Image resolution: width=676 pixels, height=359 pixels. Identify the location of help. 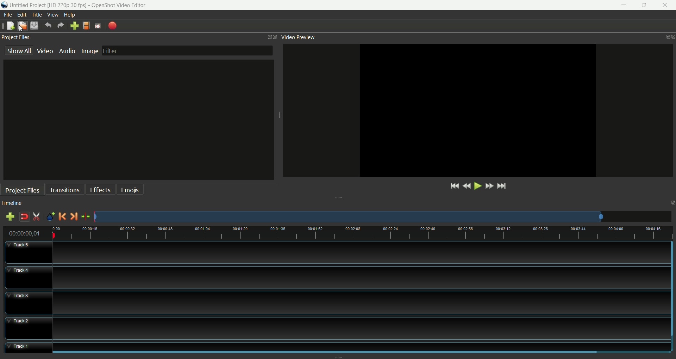
(69, 15).